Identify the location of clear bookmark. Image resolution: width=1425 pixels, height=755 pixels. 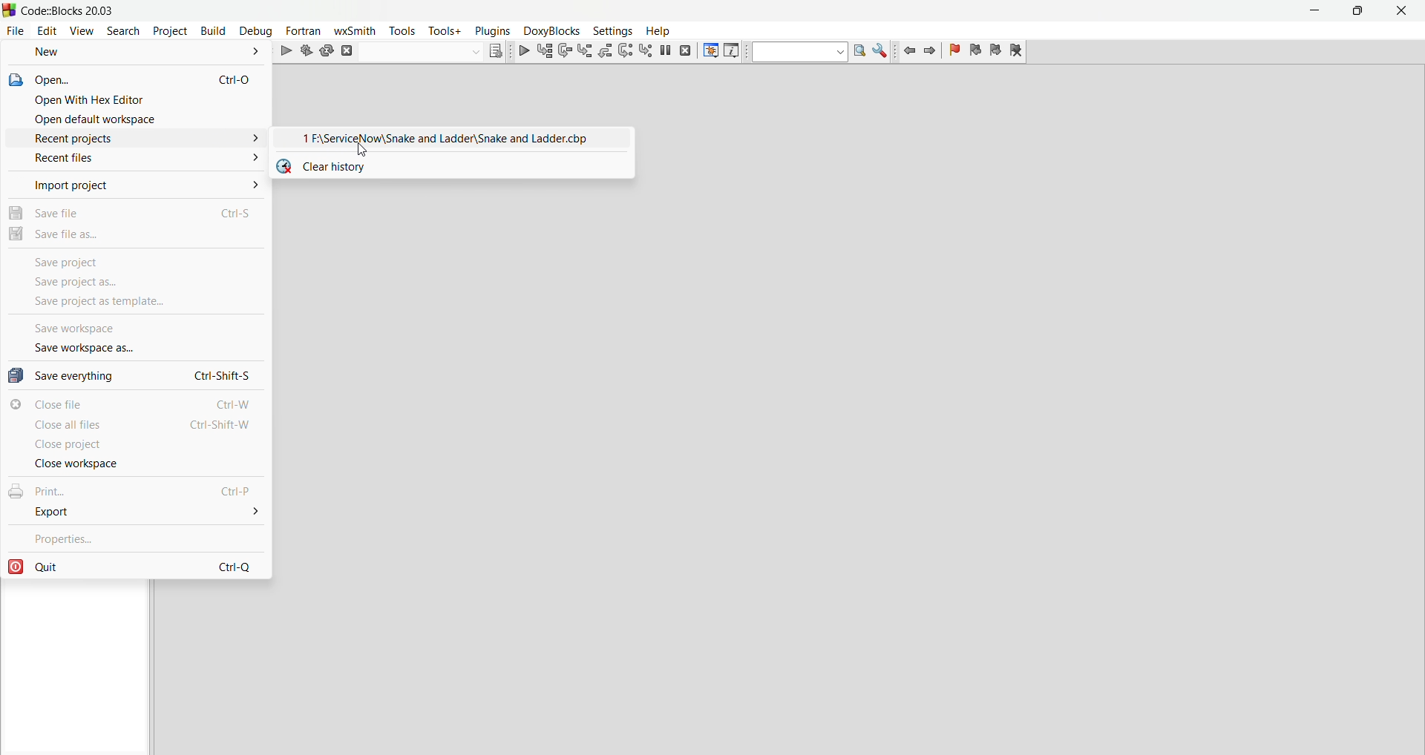
(1018, 50).